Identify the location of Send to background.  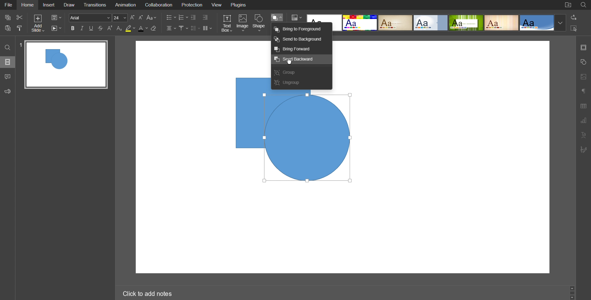
(302, 39).